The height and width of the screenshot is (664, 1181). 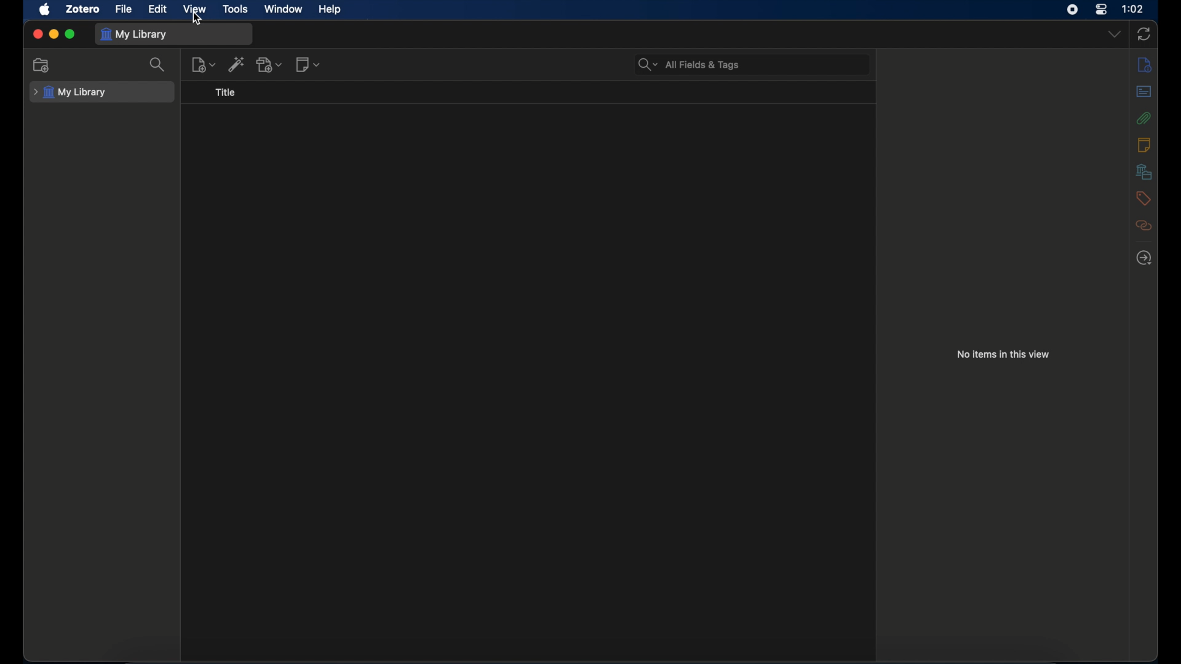 I want to click on abstract, so click(x=1145, y=91).